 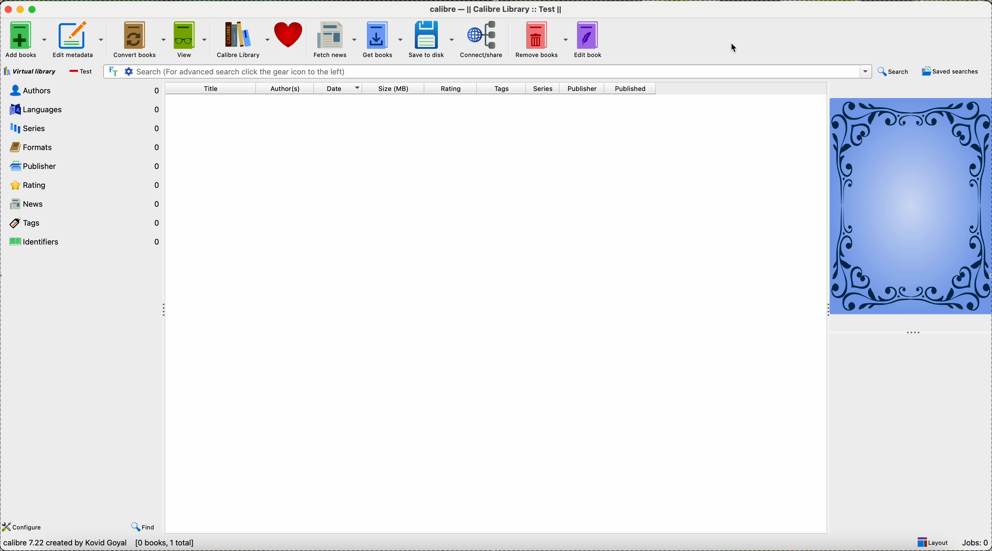 What do you see at coordinates (636, 89) in the screenshot?
I see `published` at bounding box center [636, 89].